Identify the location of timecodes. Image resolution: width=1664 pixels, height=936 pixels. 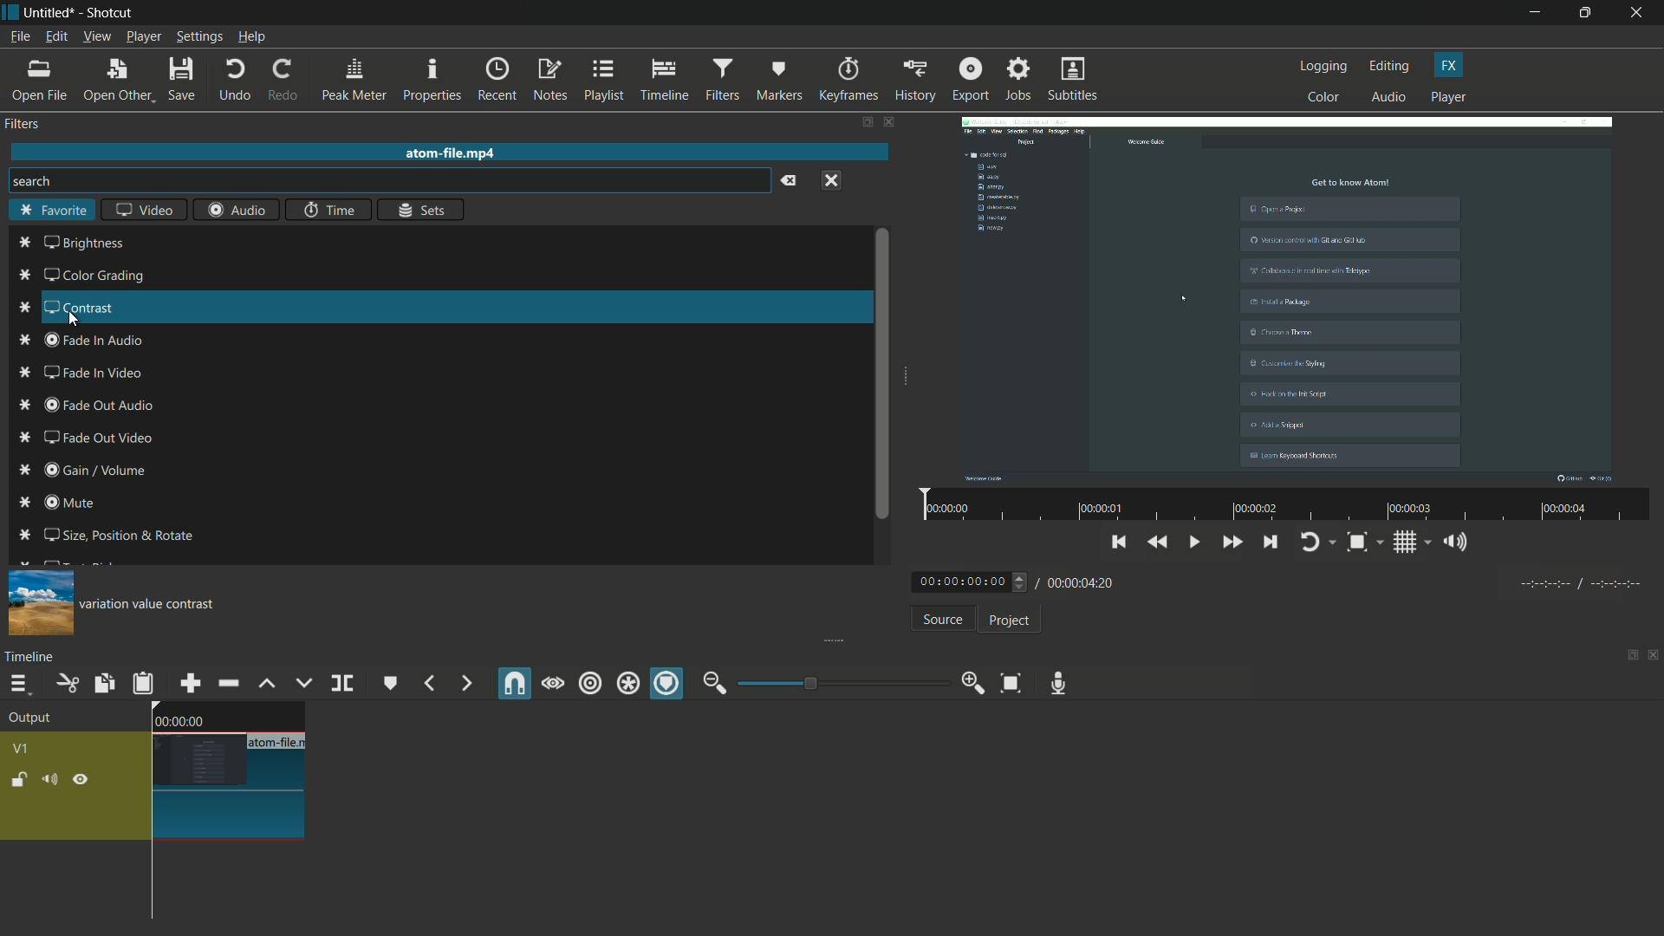
(1578, 581).